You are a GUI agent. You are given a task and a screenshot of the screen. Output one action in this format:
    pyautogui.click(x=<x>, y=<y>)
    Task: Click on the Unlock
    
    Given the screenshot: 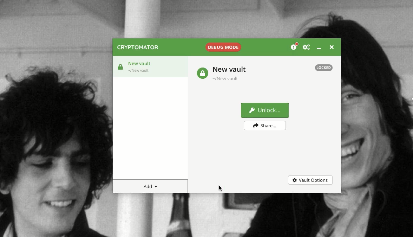 What is the action you would take?
    pyautogui.click(x=265, y=111)
    